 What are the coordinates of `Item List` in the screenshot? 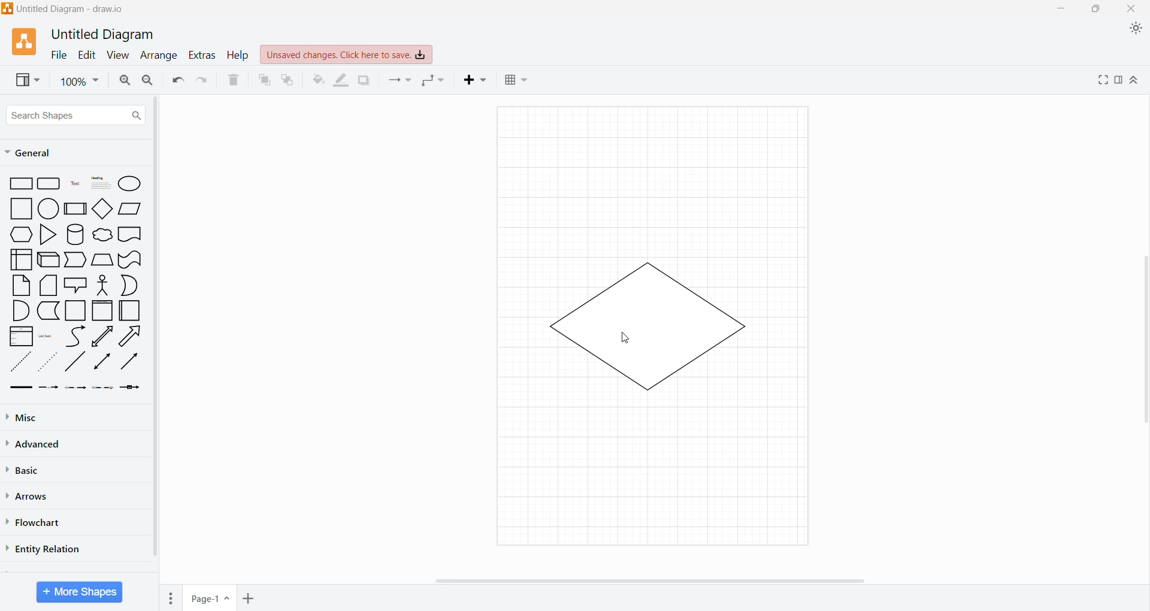 It's located at (21, 337).